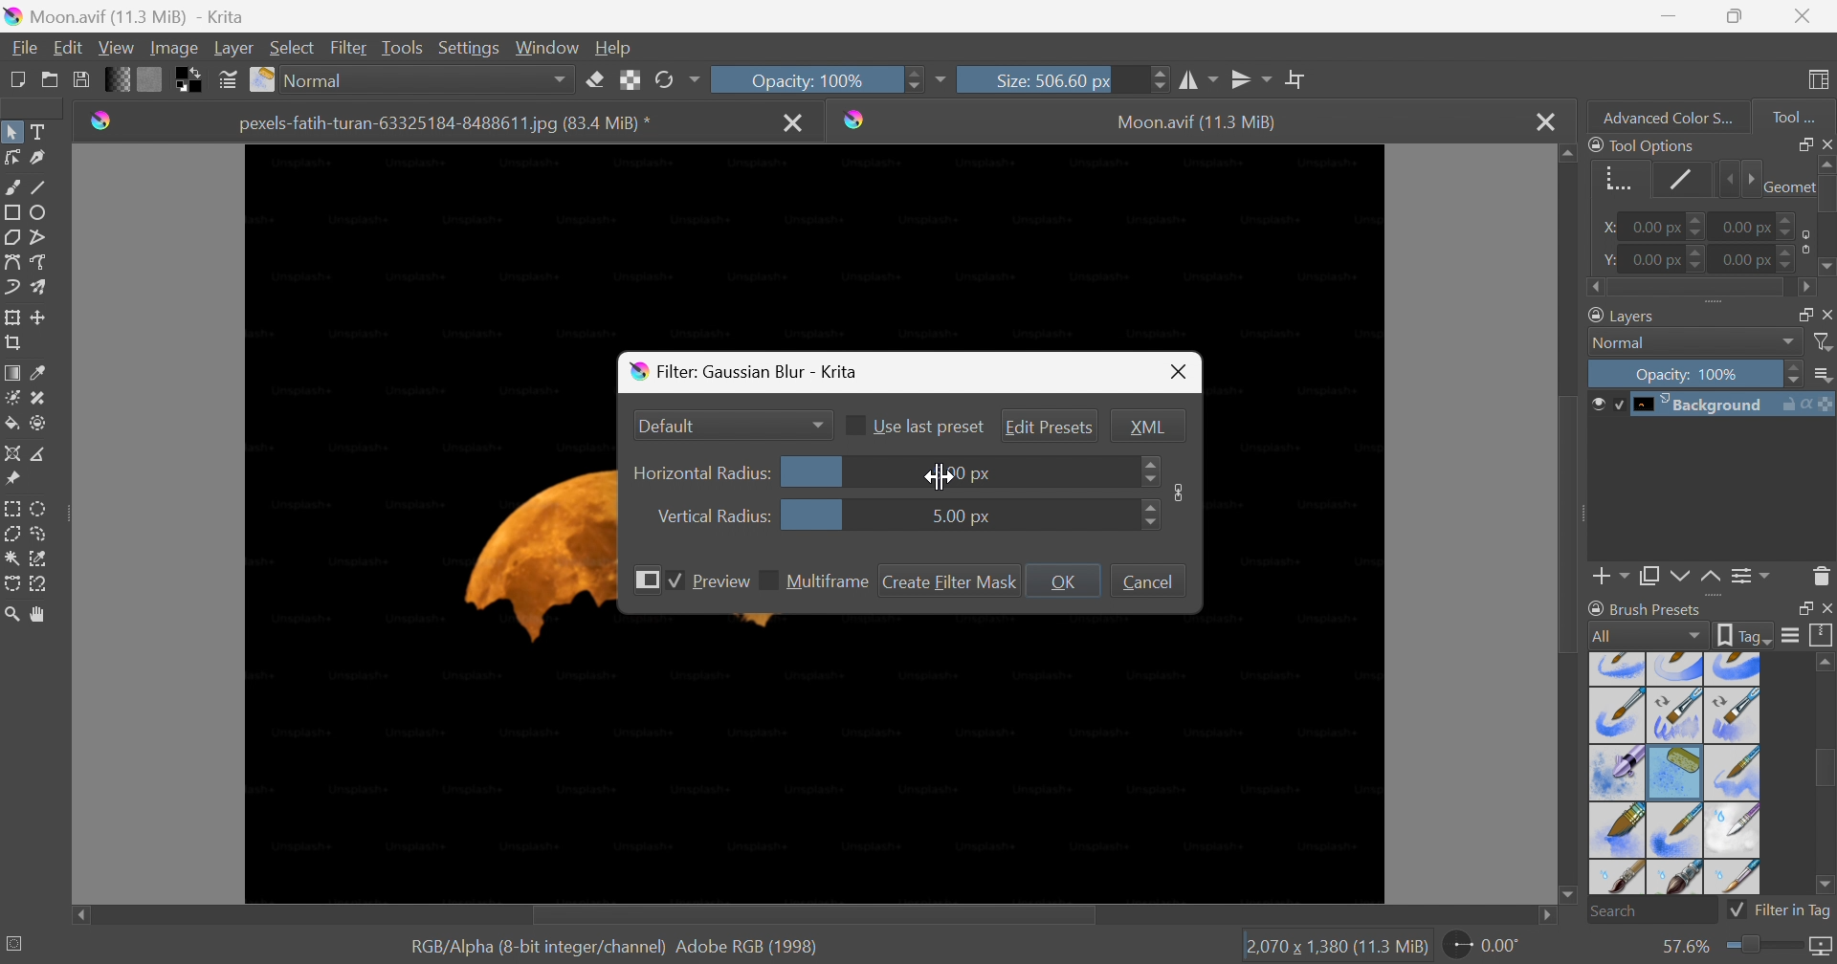  I want to click on Map the displayed canvas size between pixel size and print size. Current mapping: Pixel Size, so click(1825, 948).